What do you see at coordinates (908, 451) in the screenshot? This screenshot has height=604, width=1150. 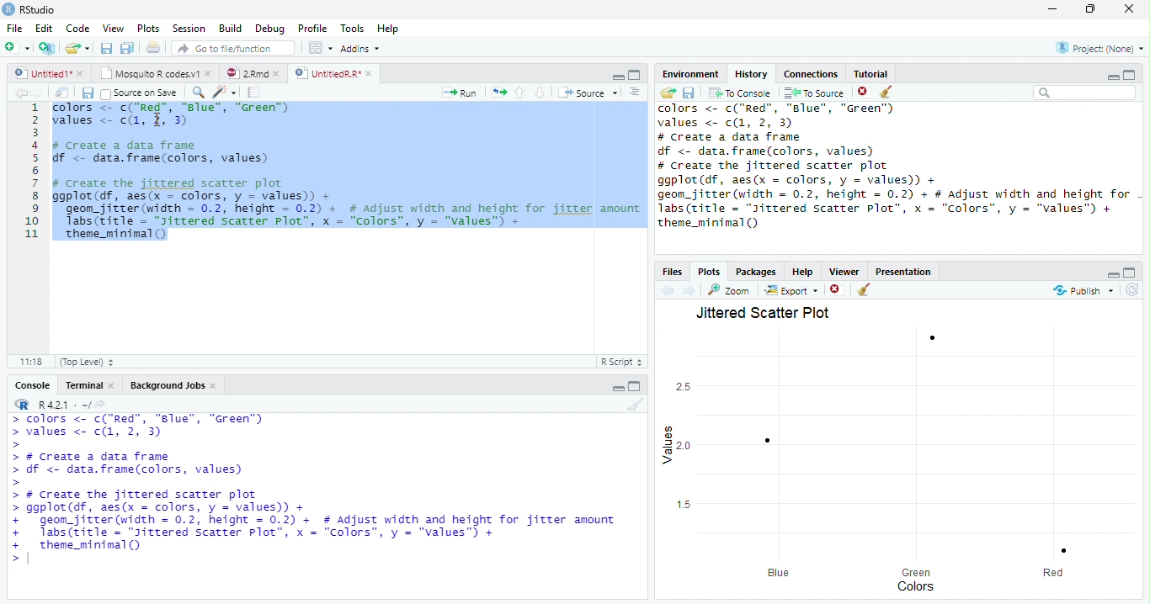 I see `Plot` at bounding box center [908, 451].